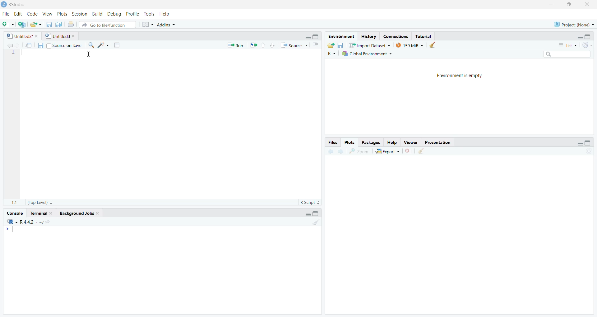 The width and height of the screenshot is (597, 317). Describe the element at coordinates (263, 45) in the screenshot. I see `Up` at that location.